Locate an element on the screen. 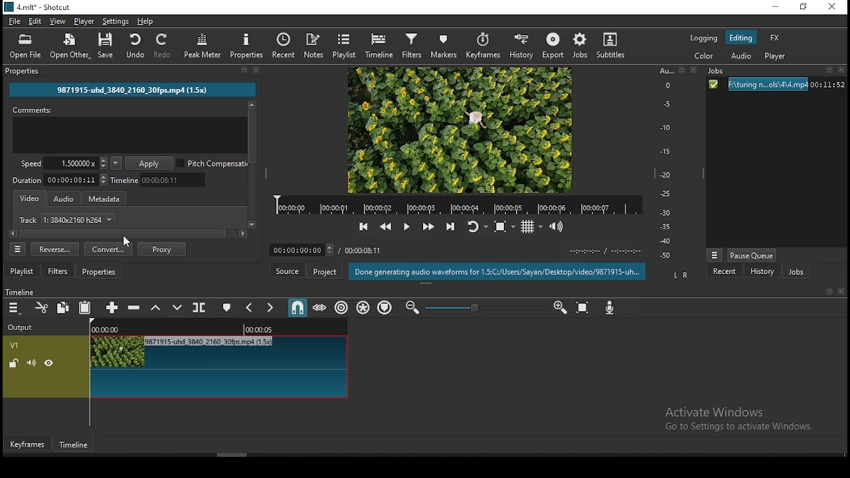  playlist is located at coordinates (22, 270).